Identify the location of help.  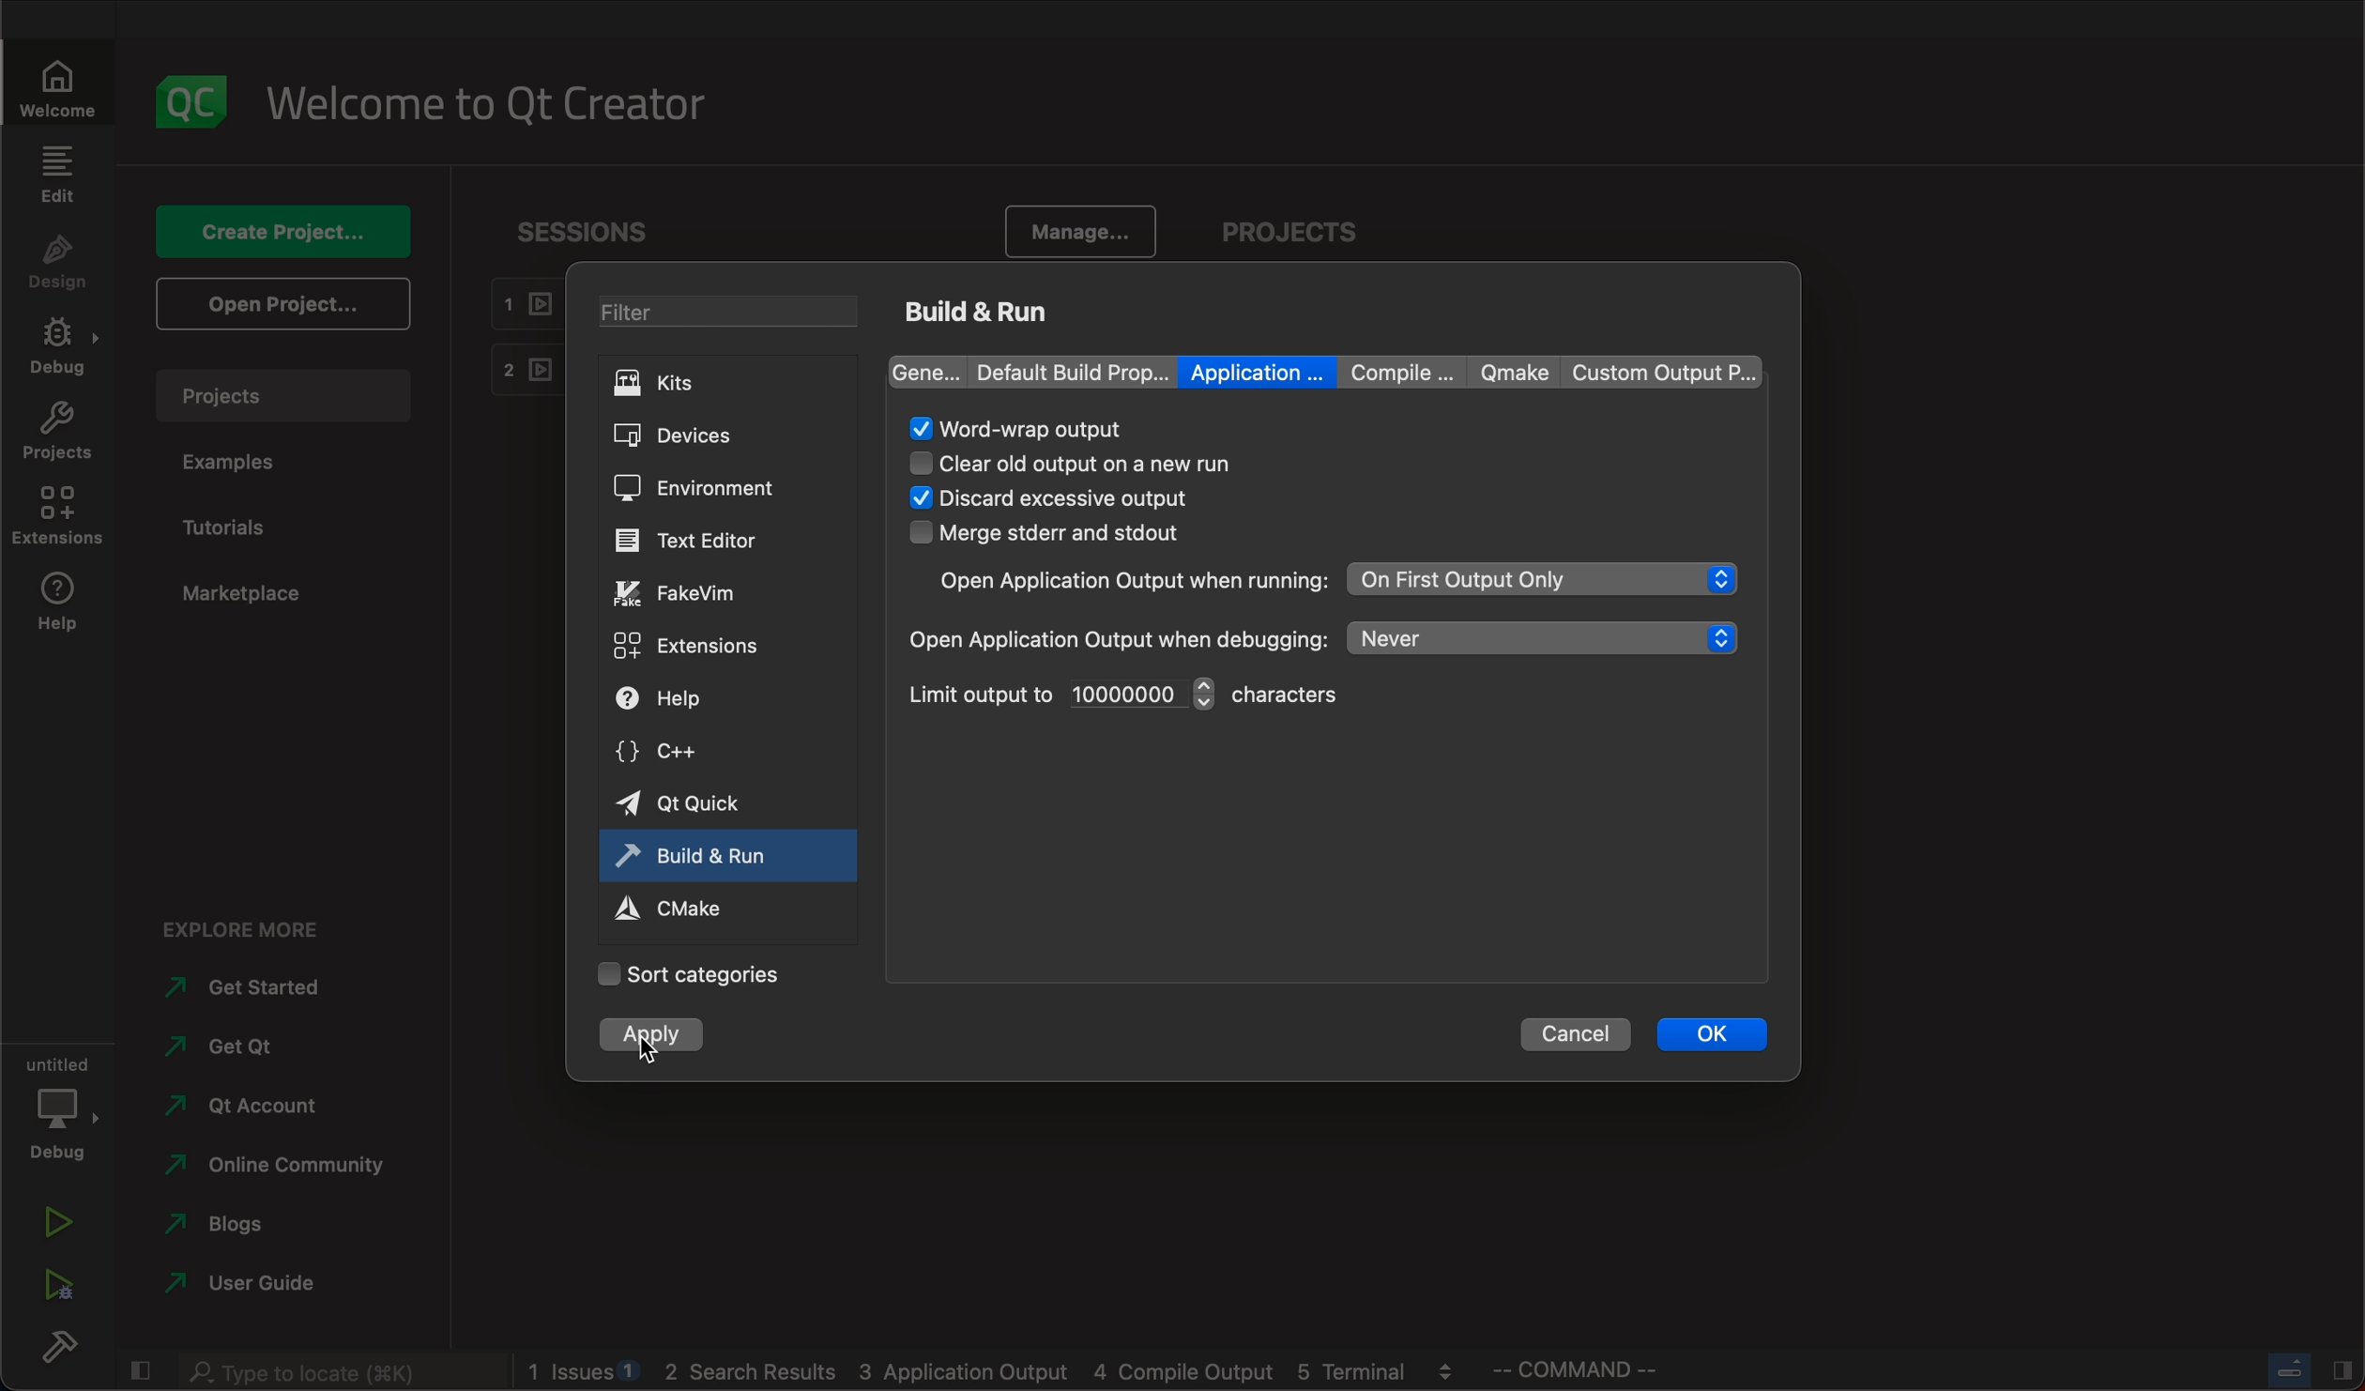
(709, 699).